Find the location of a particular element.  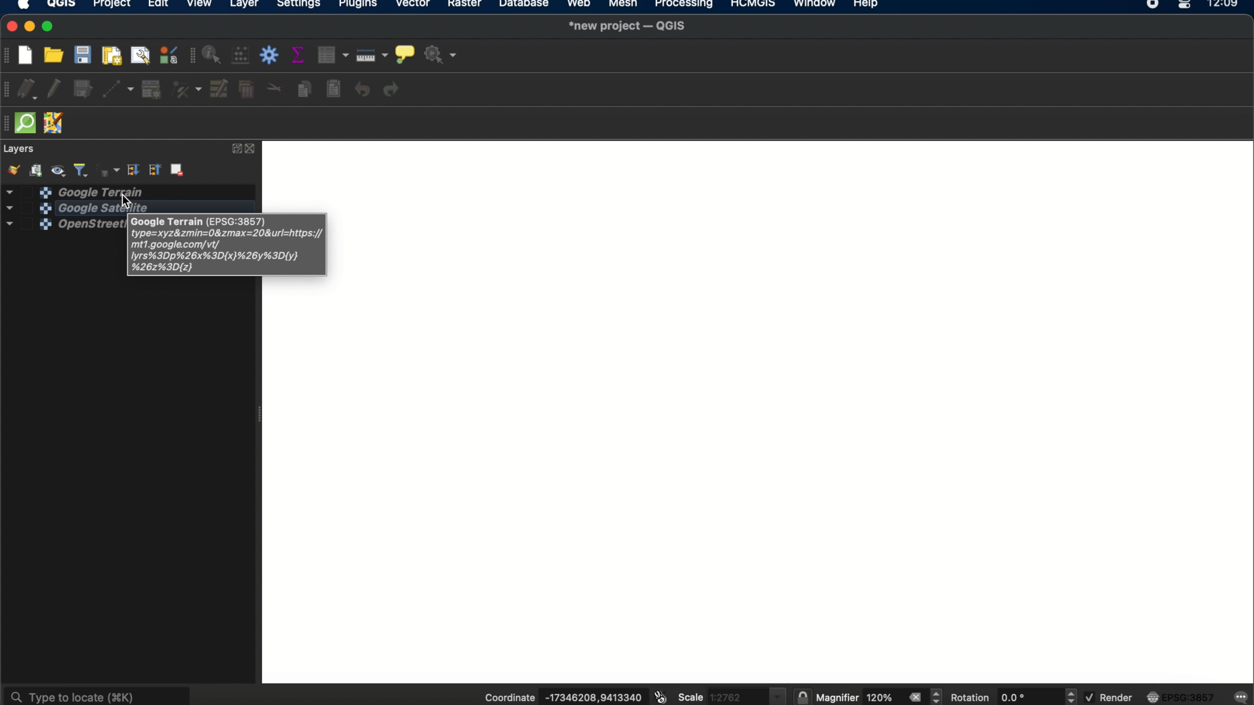

filter legend is located at coordinates (82, 169).